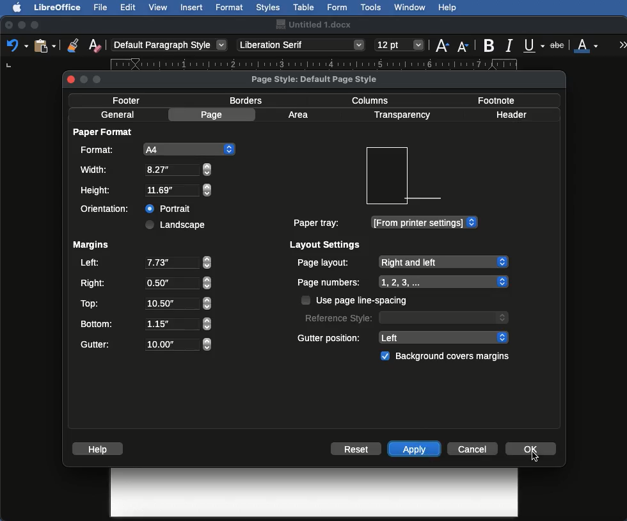 This screenshot has height=521, width=627. I want to click on Right, so click(145, 284).